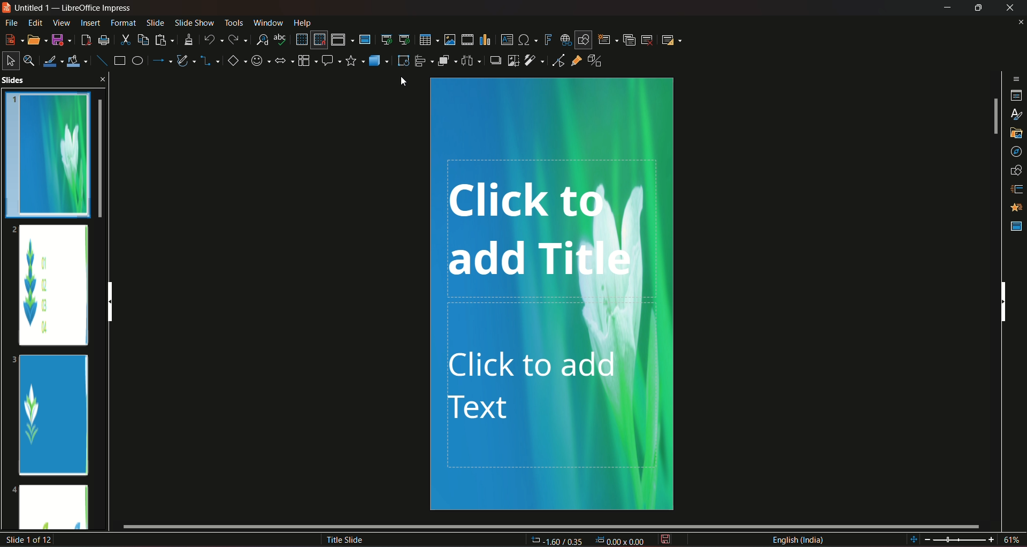  Describe the element at coordinates (343, 539) in the screenshot. I see `title slide` at that location.